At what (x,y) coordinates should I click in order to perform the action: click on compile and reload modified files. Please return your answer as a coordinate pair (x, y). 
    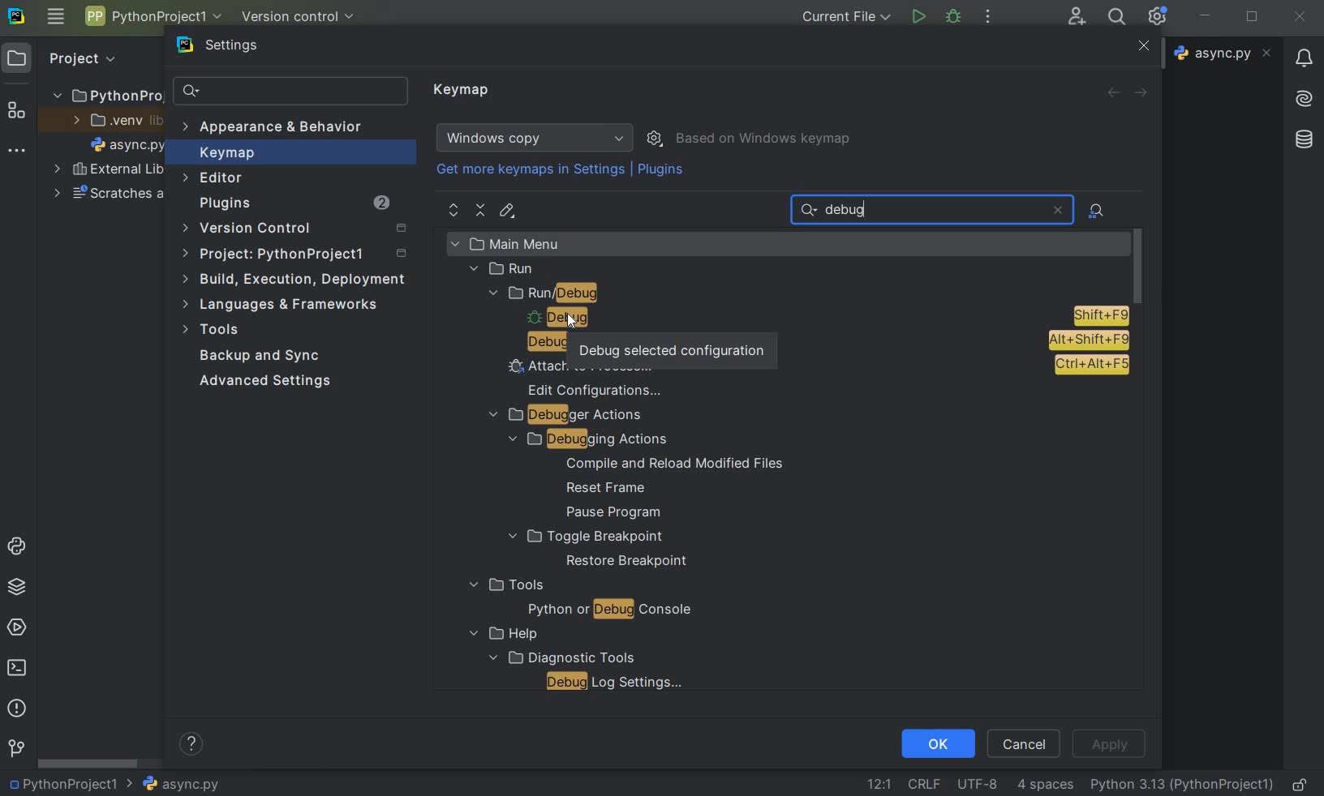
    Looking at the image, I should click on (675, 464).